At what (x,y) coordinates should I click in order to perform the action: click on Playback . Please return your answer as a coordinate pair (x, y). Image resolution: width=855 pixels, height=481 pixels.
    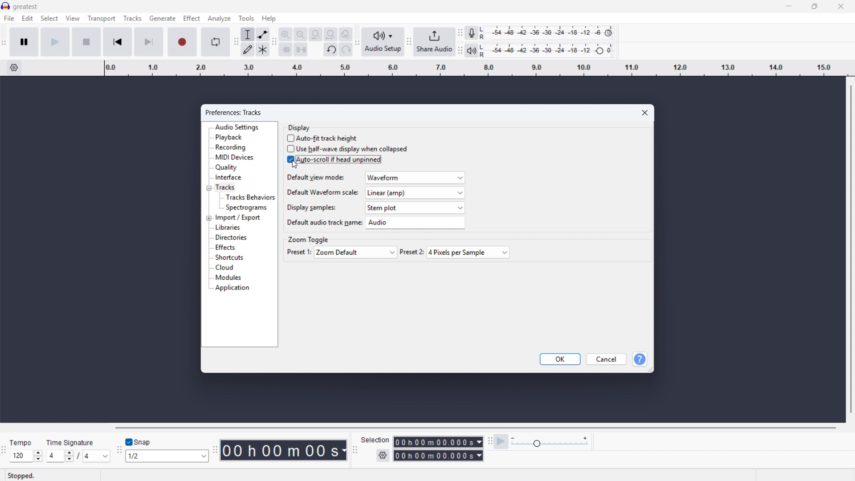
    Looking at the image, I should click on (229, 137).